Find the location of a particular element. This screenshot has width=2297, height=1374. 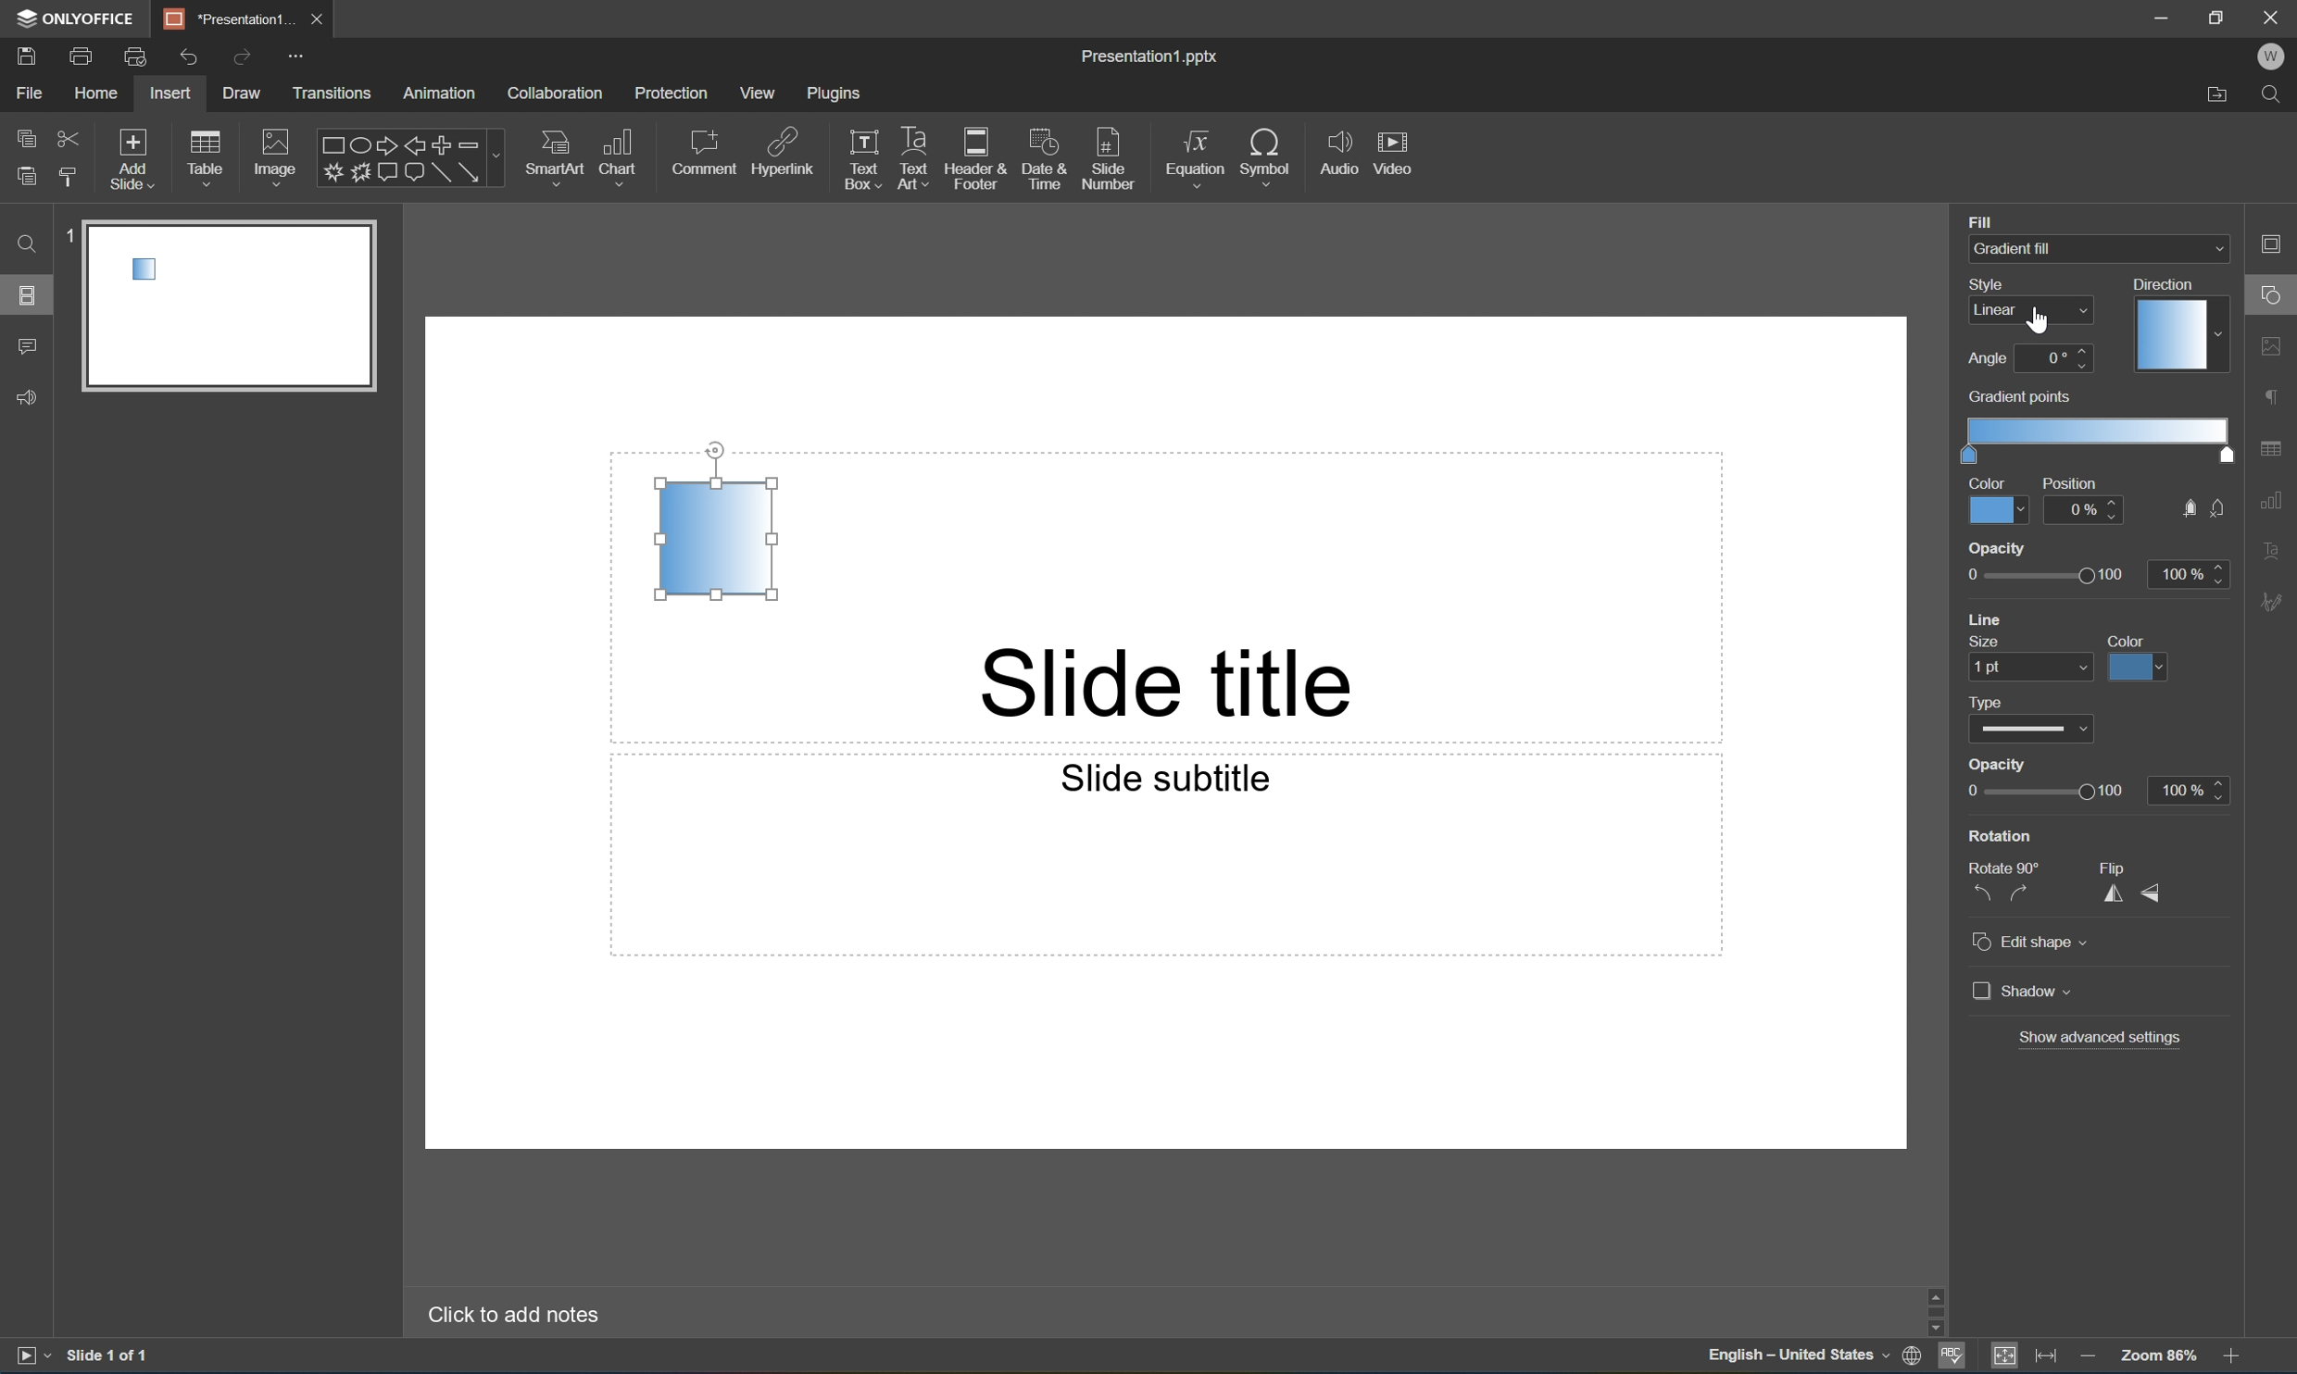

angle is located at coordinates (2028, 358).